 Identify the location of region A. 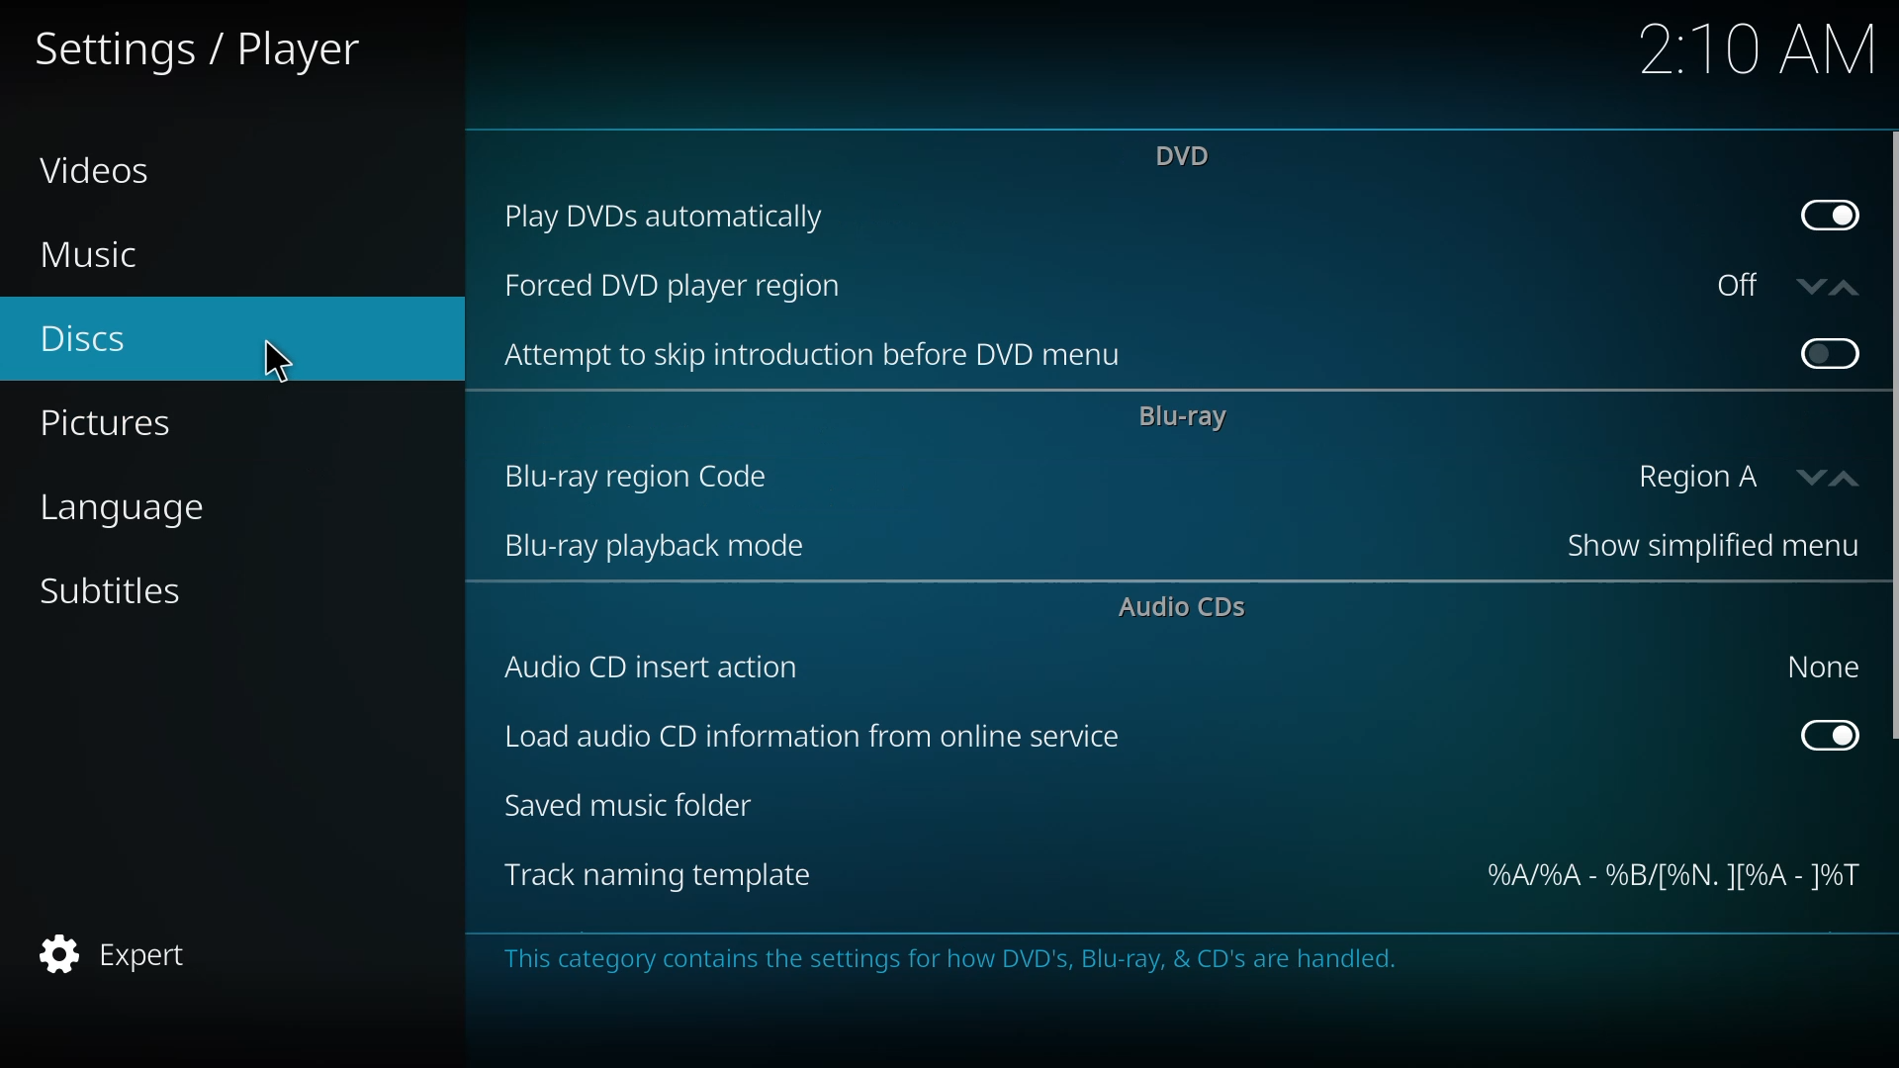
(1731, 473).